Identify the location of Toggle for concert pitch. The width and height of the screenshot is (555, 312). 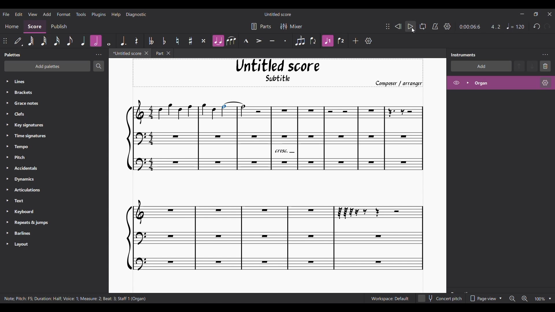
(440, 298).